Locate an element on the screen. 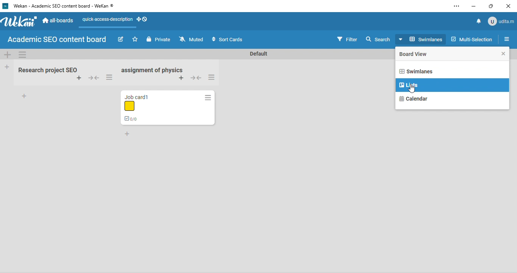 Image resolution: width=517 pixels, height=273 pixels. minimize is located at coordinates (472, 7).